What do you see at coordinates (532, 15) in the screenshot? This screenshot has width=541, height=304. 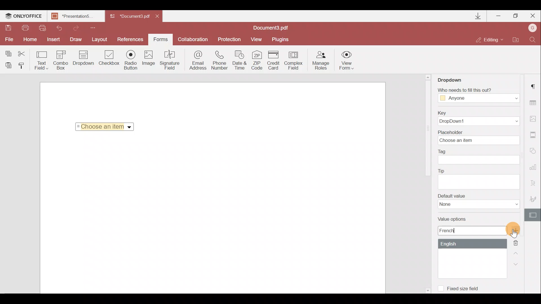 I see `Close` at bounding box center [532, 15].